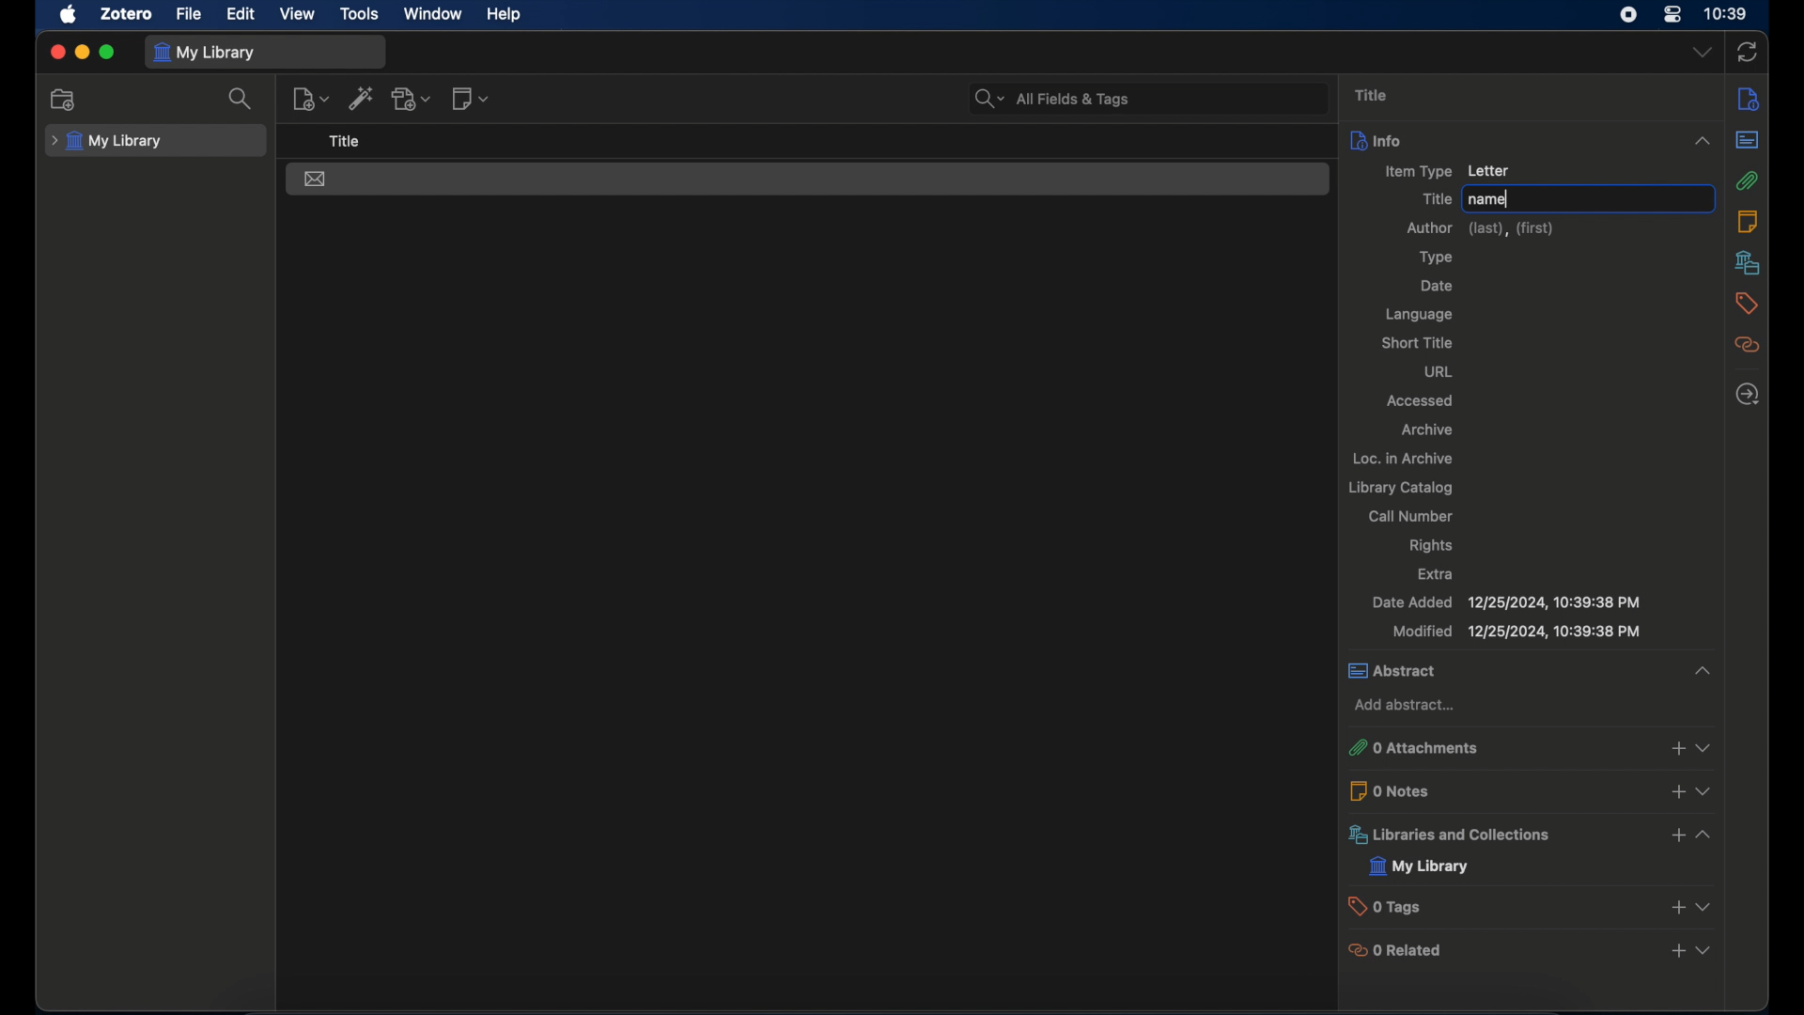  What do you see at coordinates (128, 13) in the screenshot?
I see `zotero` at bounding box center [128, 13].